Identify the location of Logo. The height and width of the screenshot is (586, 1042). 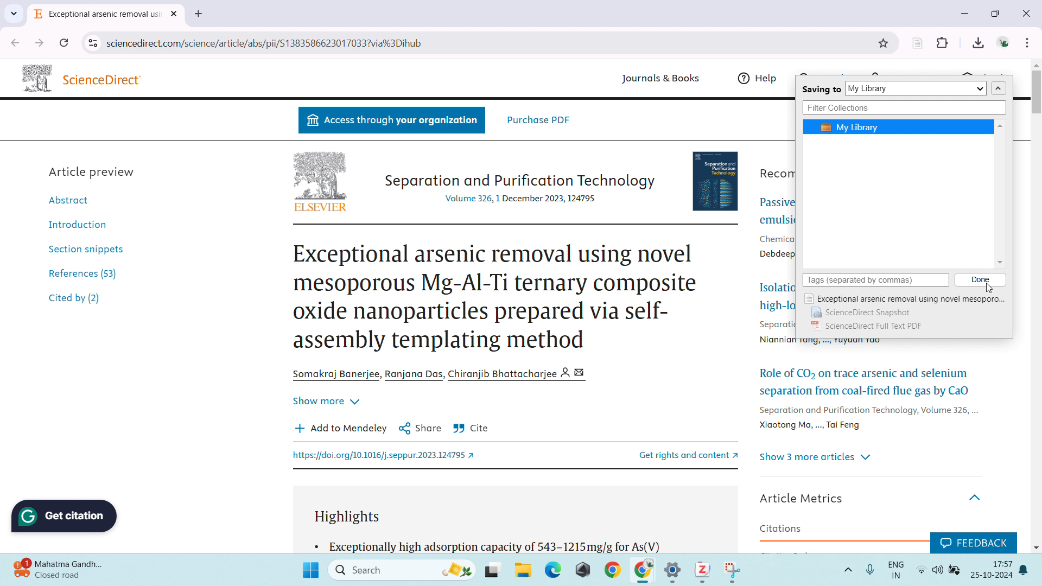
(320, 175).